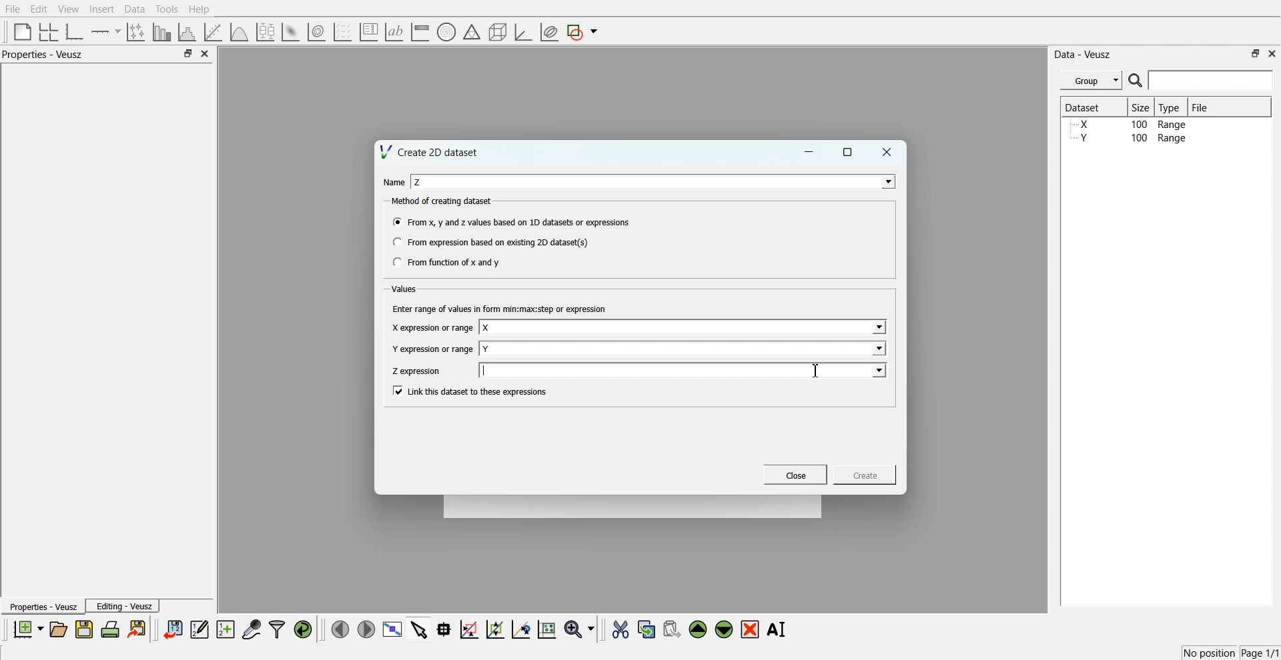 The image size is (1281, 660). What do you see at coordinates (266, 32) in the screenshot?
I see `Plot box plots` at bounding box center [266, 32].